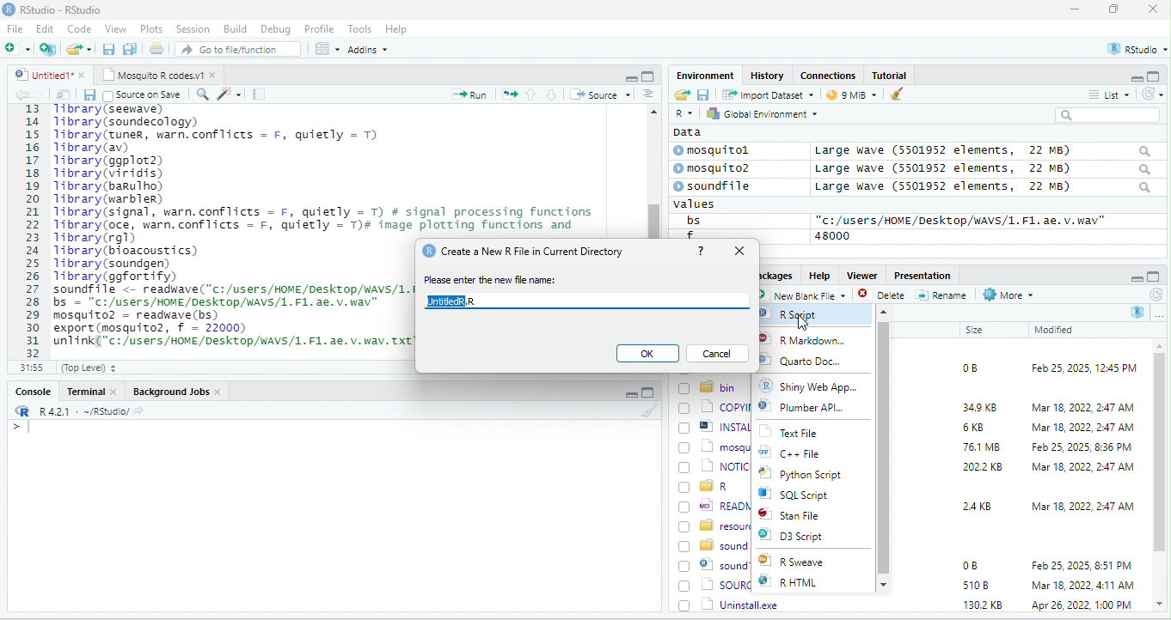 Image resolution: width=1171 pixels, height=620 pixels. Describe the element at coordinates (884, 295) in the screenshot. I see `Delete` at that location.